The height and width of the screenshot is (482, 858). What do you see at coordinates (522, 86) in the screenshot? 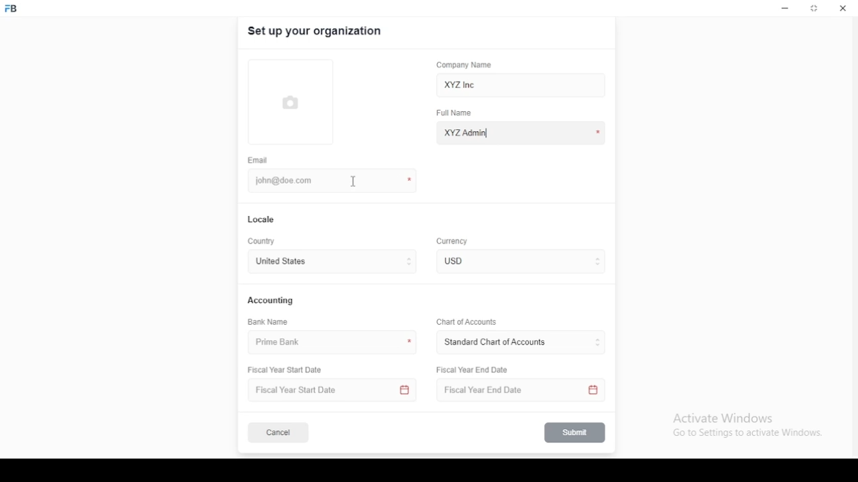
I see `XYZ Inc` at bounding box center [522, 86].